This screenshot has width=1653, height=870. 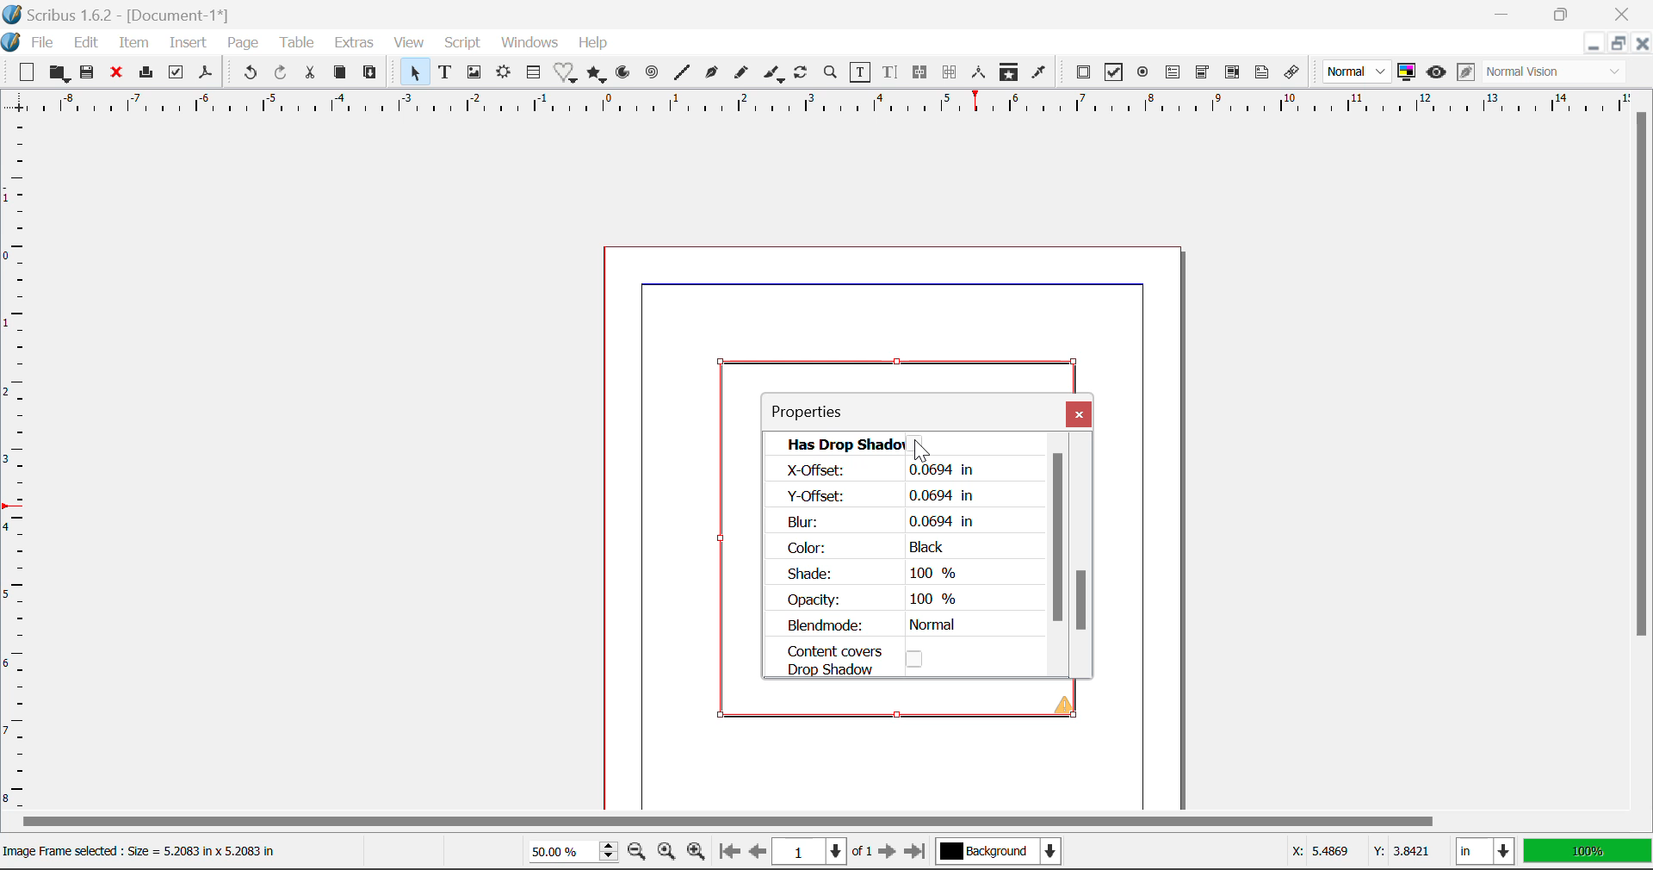 What do you see at coordinates (446, 73) in the screenshot?
I see `Text Frame` at bounding box center [446, 73].